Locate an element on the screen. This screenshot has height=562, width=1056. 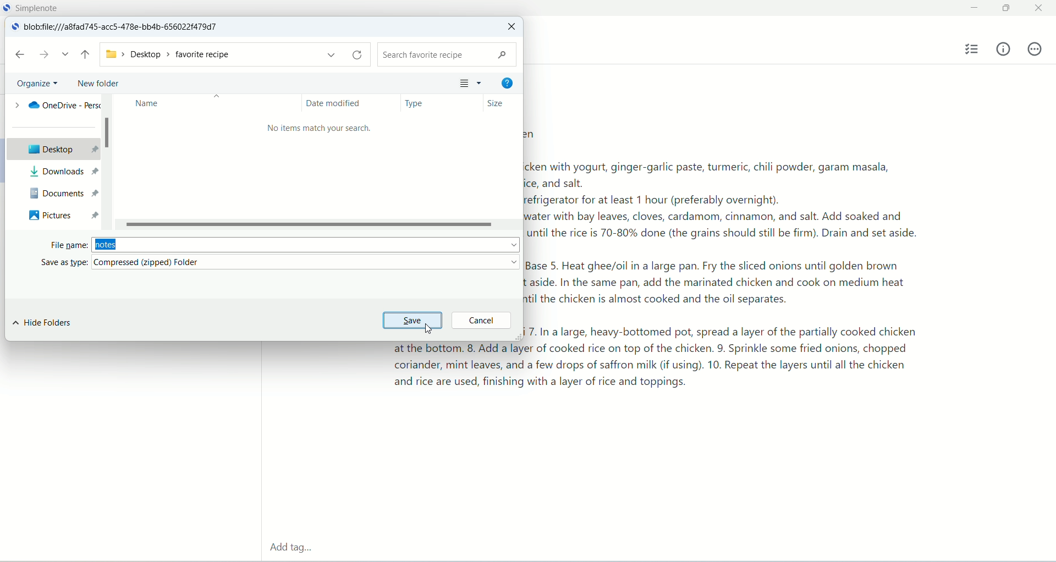
location is located at coordinates (236, 56).